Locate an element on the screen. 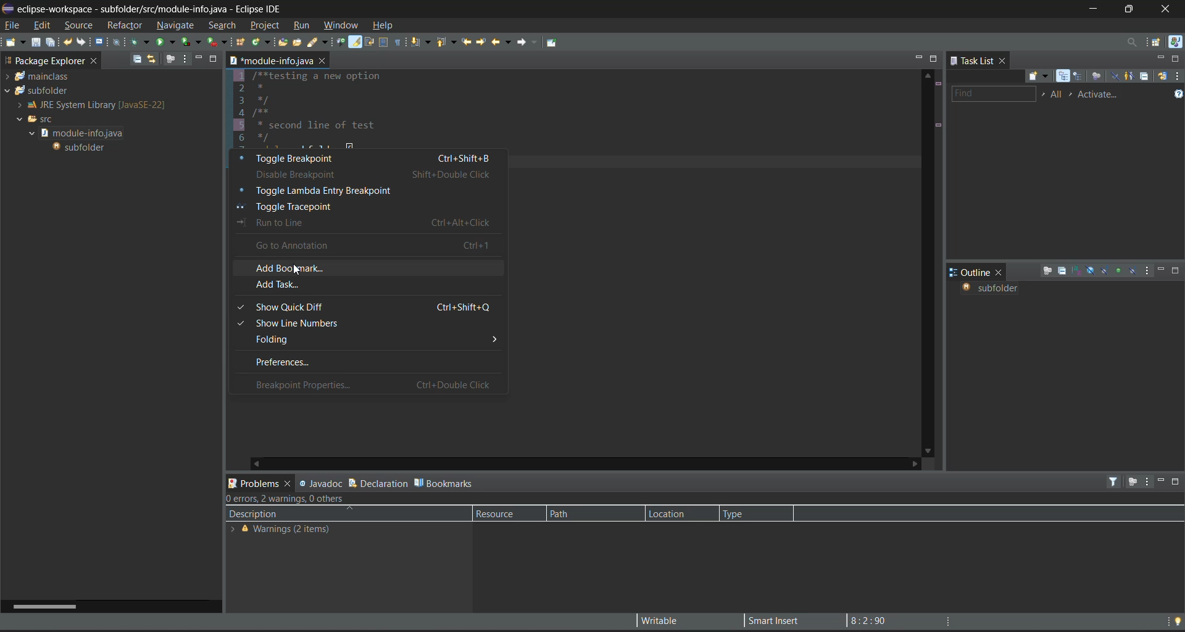 This screenshot has width=1185, height=632. previous annotation is located at coordinates (449, 43).